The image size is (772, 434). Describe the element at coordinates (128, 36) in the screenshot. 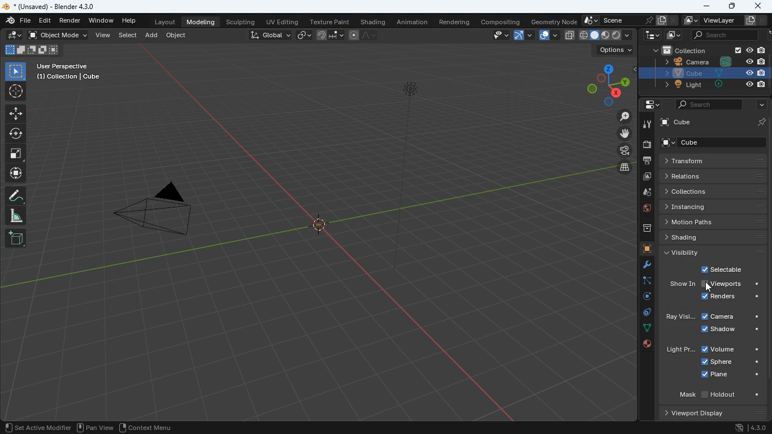

I see `select` at that location.